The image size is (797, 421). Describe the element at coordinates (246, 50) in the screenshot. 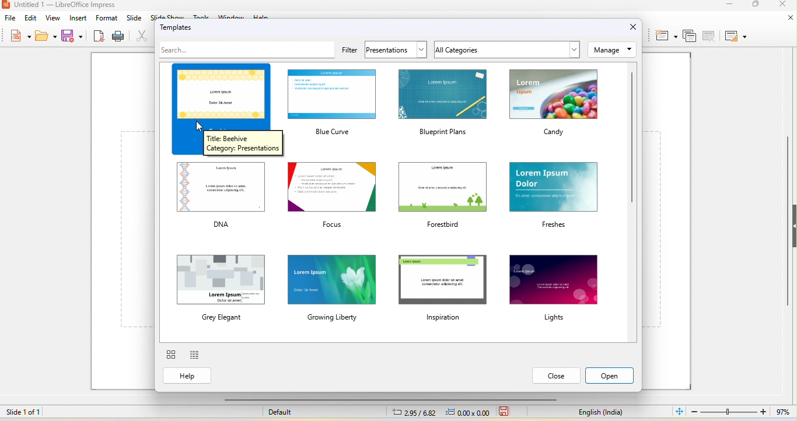

I see `search` at that location.